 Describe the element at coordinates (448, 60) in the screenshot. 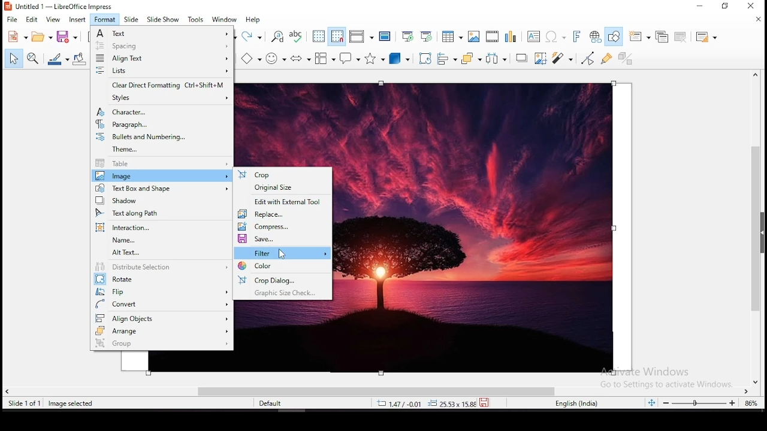

I see `align objects` at that location.